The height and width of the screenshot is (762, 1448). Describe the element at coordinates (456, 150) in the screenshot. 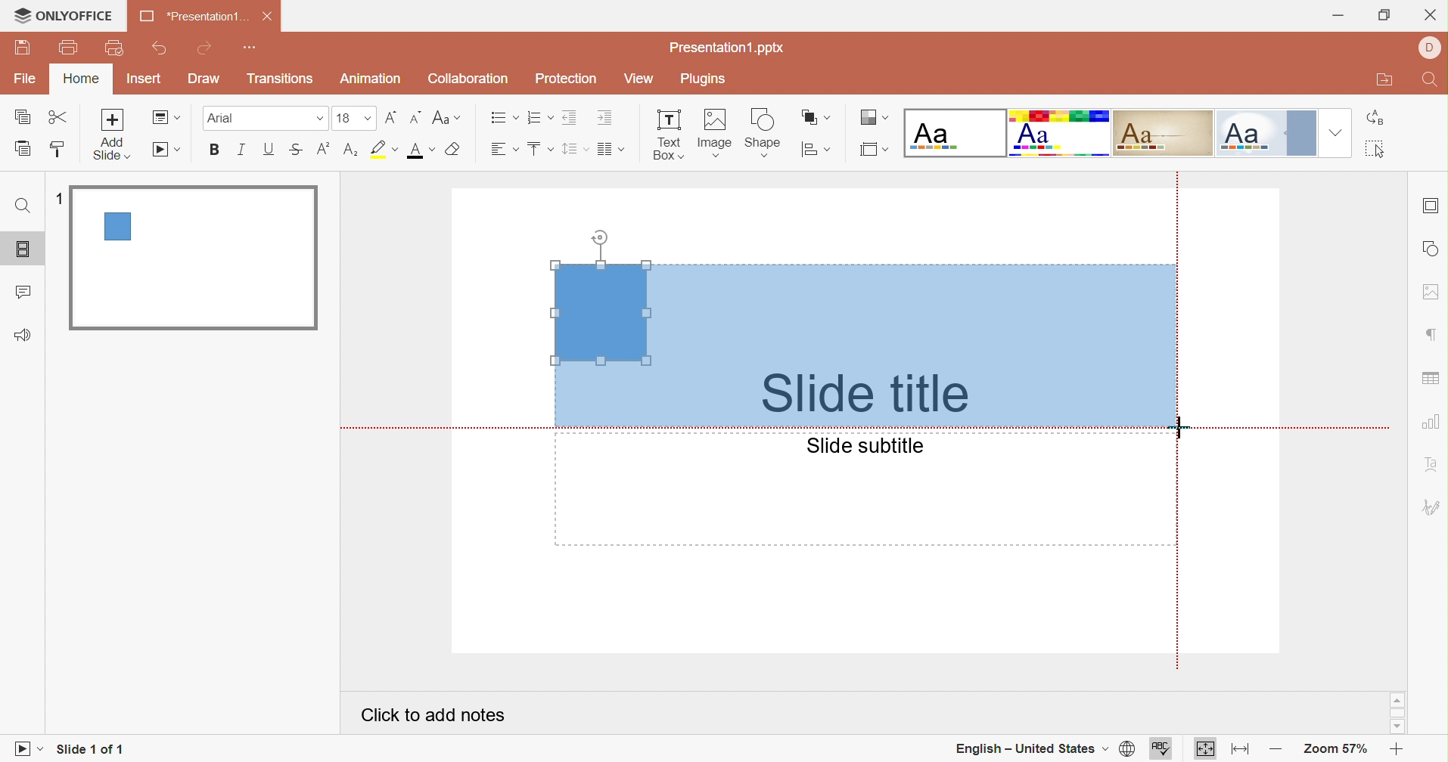

I see `Clear style` at that location.